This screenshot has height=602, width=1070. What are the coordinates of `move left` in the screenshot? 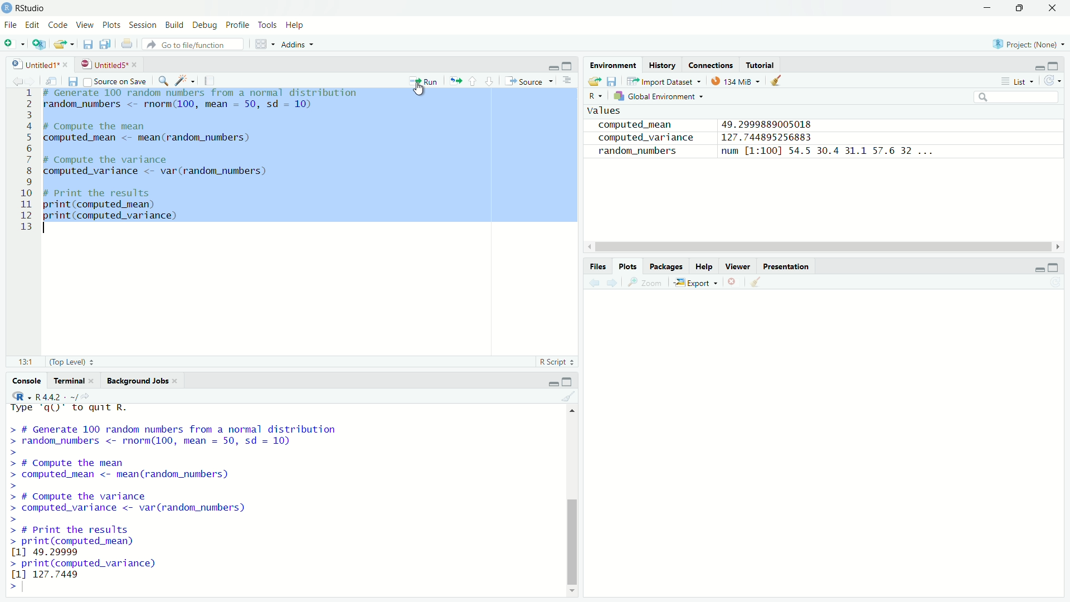 It's located at (590, 247).